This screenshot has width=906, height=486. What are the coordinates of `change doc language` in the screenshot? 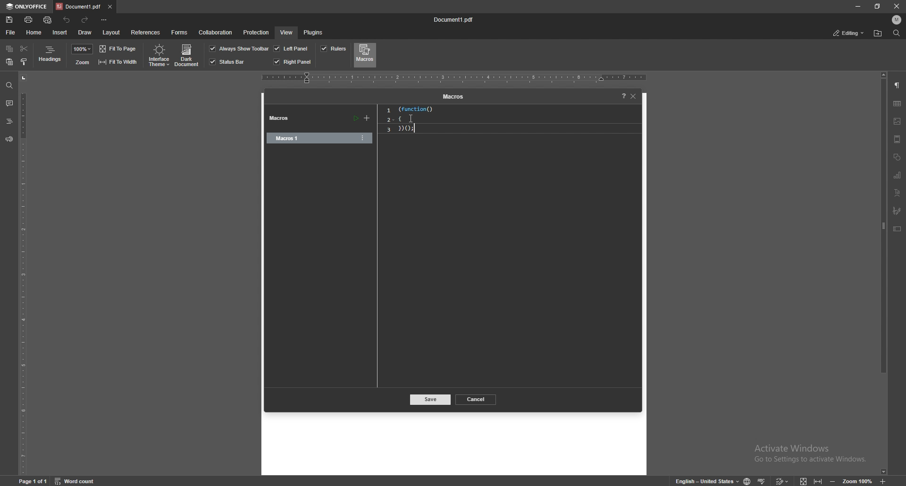 It's located at (747, 480).